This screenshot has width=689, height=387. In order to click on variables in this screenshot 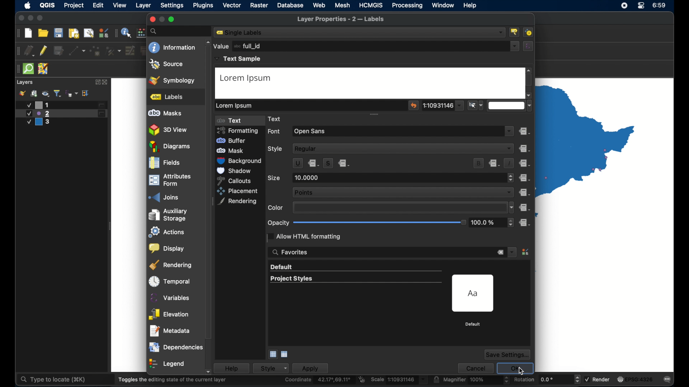, I will do `click(169, 296)`.